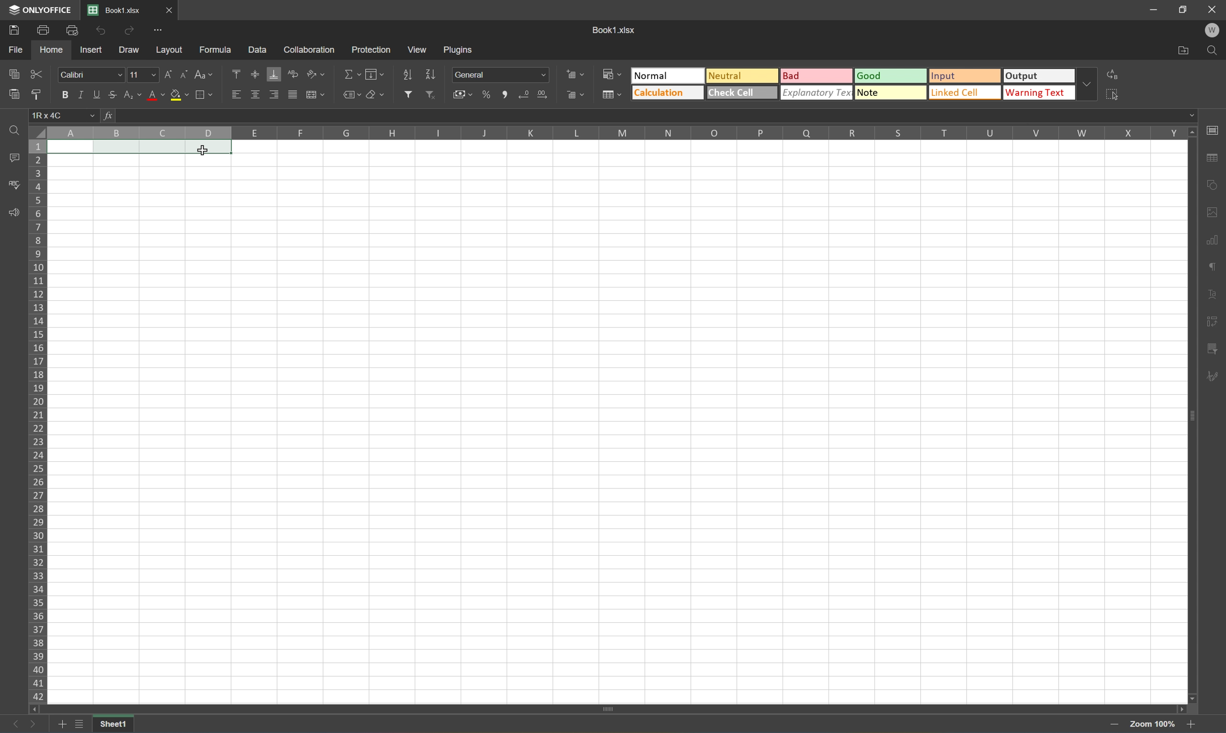 The height and width of the screenshot is (733, 1226). What do you see at coordinates (543, 95) in the screenshot?
I see `Increase decimal` at bounding box center [543, 95].